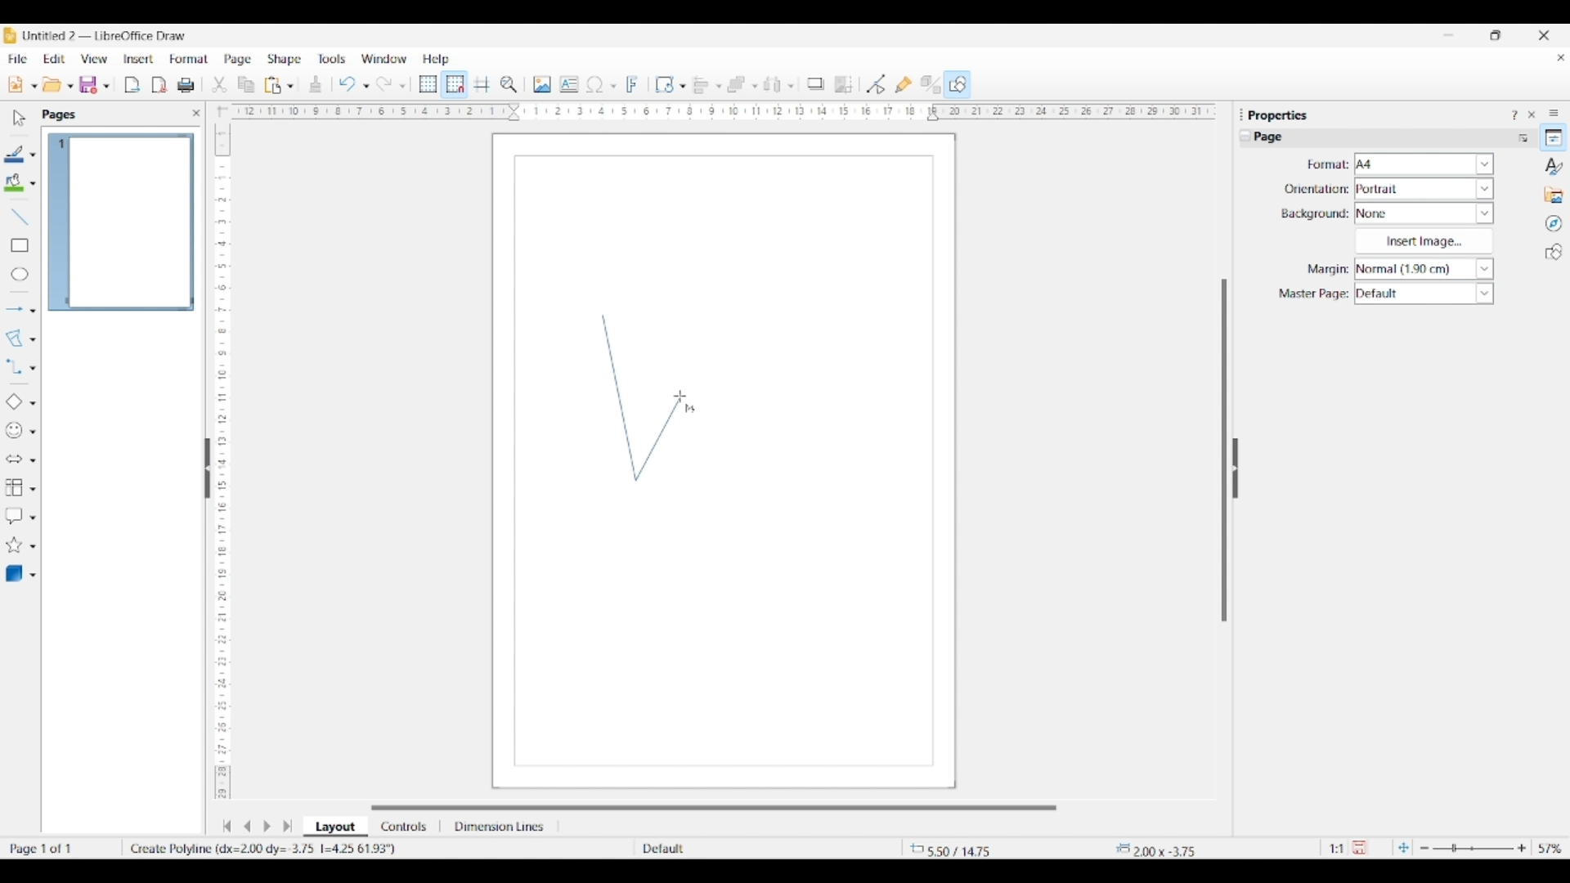 Image resolution: width=1570 pixels, height=883 pixels. What do you see at coordinates (1315, 214) in the screenshot?
I see `Indicates background settings` at bounding box center [1315, 214].